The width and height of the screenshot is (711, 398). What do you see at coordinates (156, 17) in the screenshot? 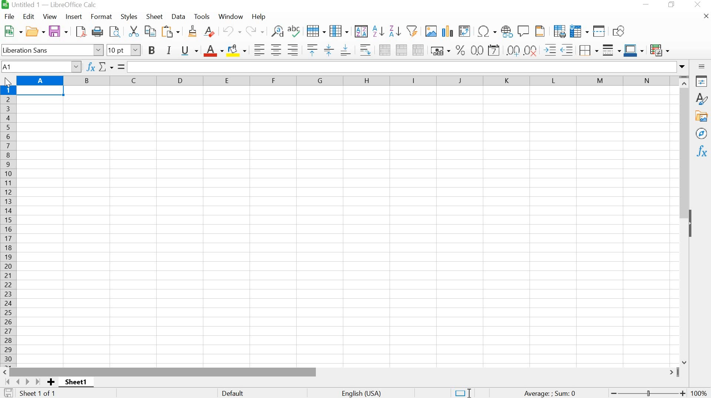
I see `SHEET` at bounding box center [156, 17].